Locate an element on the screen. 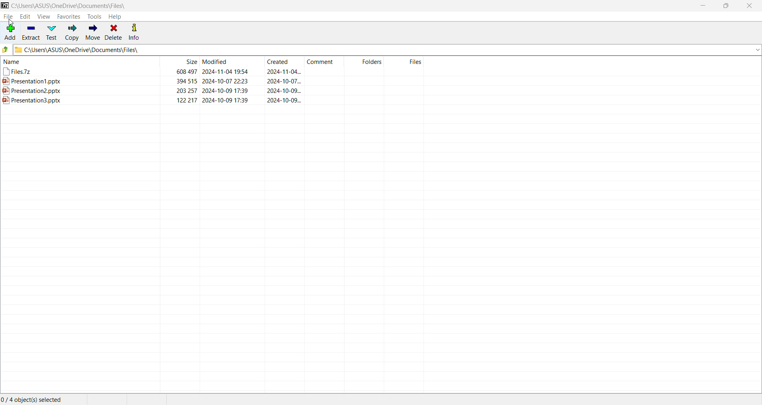 The width and height of the screenshot is (762, 405). 608 497 is located at coordinates (184, 72).